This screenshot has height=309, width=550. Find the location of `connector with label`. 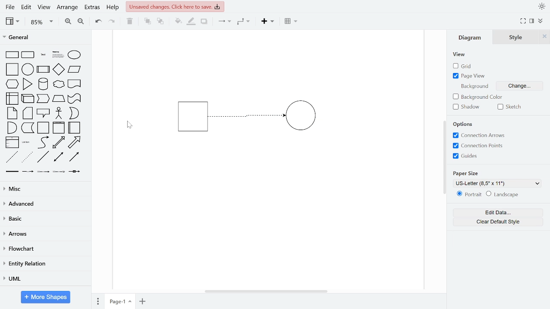

connector with label is located at coordinates (28, 172).